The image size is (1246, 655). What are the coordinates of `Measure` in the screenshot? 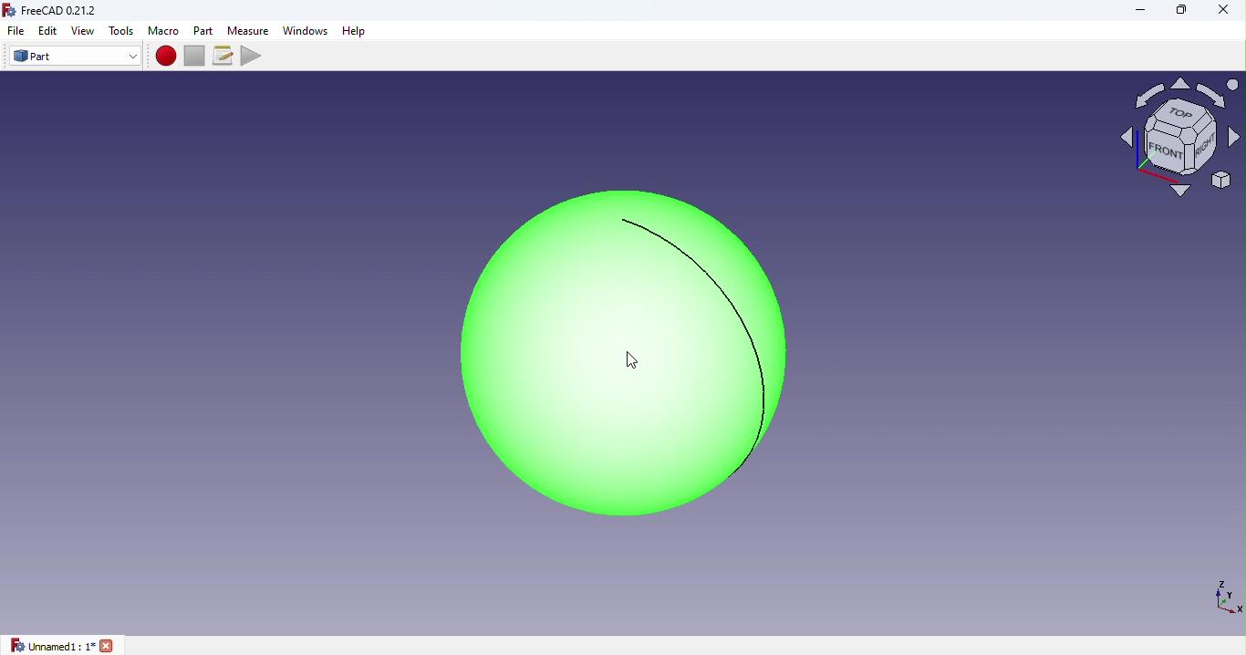 It's located at (248, 29).